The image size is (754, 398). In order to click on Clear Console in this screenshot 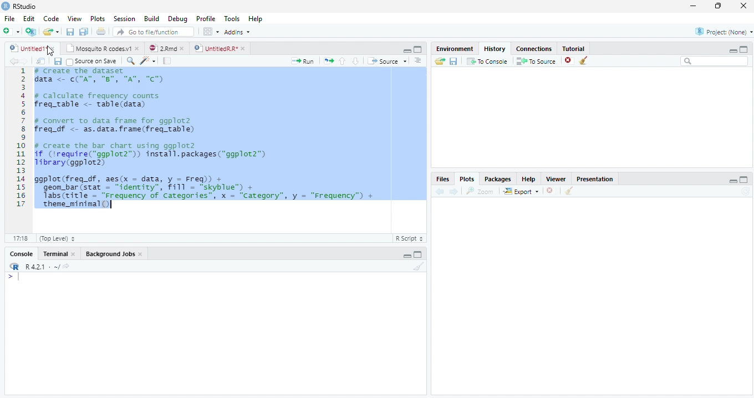, I will do `click(569, 191)`.